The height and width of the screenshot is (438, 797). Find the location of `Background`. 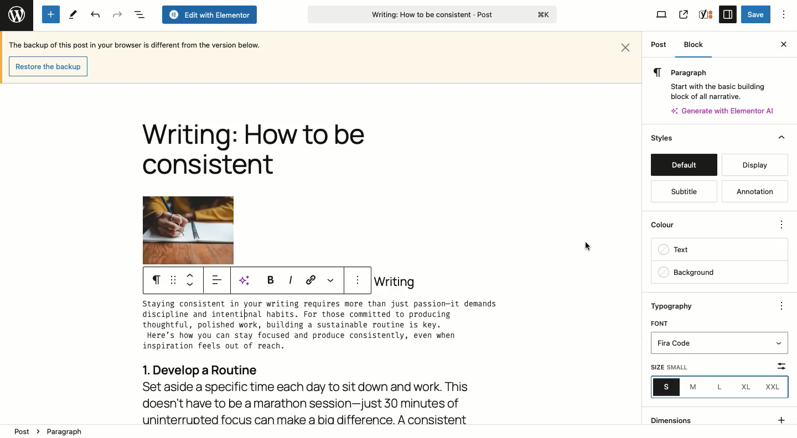

Background is located at coordinates (718, 272).